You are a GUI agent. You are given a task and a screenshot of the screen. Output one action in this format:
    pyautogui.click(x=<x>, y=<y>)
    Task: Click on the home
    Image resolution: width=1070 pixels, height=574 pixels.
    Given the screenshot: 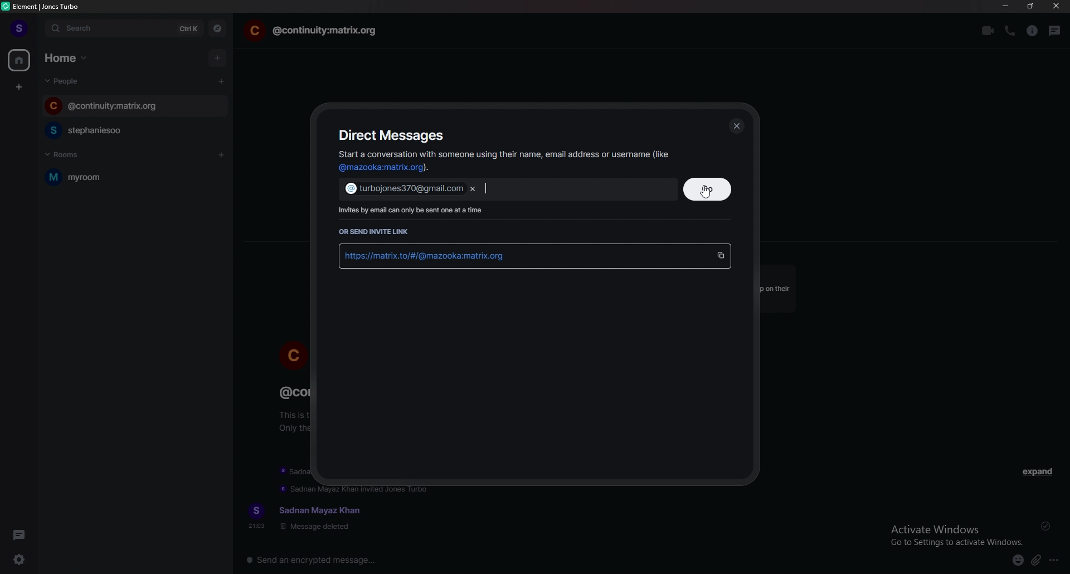 What is the action you would take?
    pyautogui.click(x=20, y=60)
    